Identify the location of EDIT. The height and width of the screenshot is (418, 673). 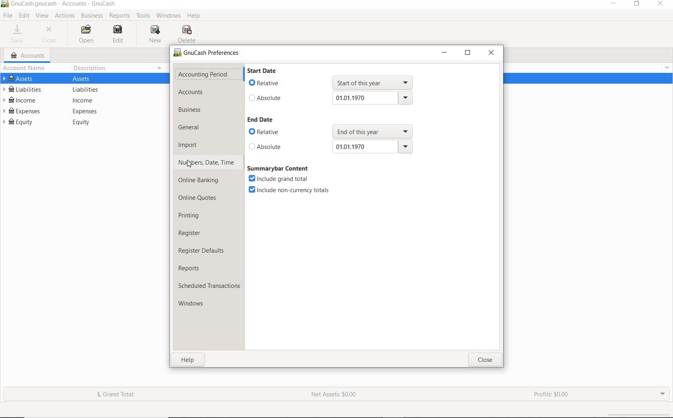
(24, 16).